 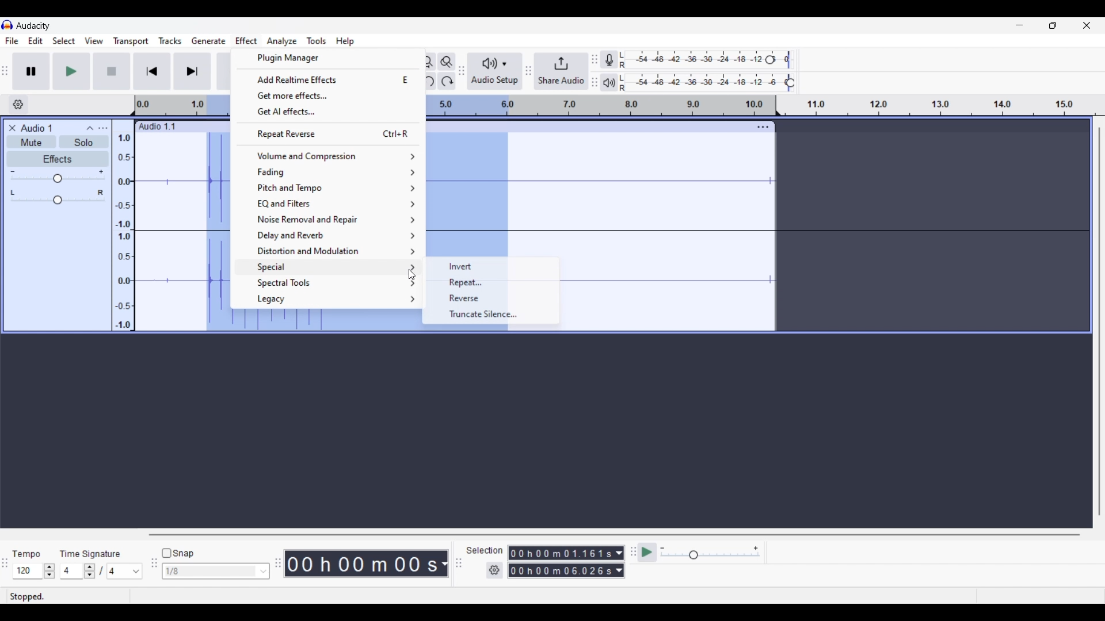 What do you see at coordinates (495, 570) in the screenshot?
I see `Selection settings` at bounding box center [495, 570].